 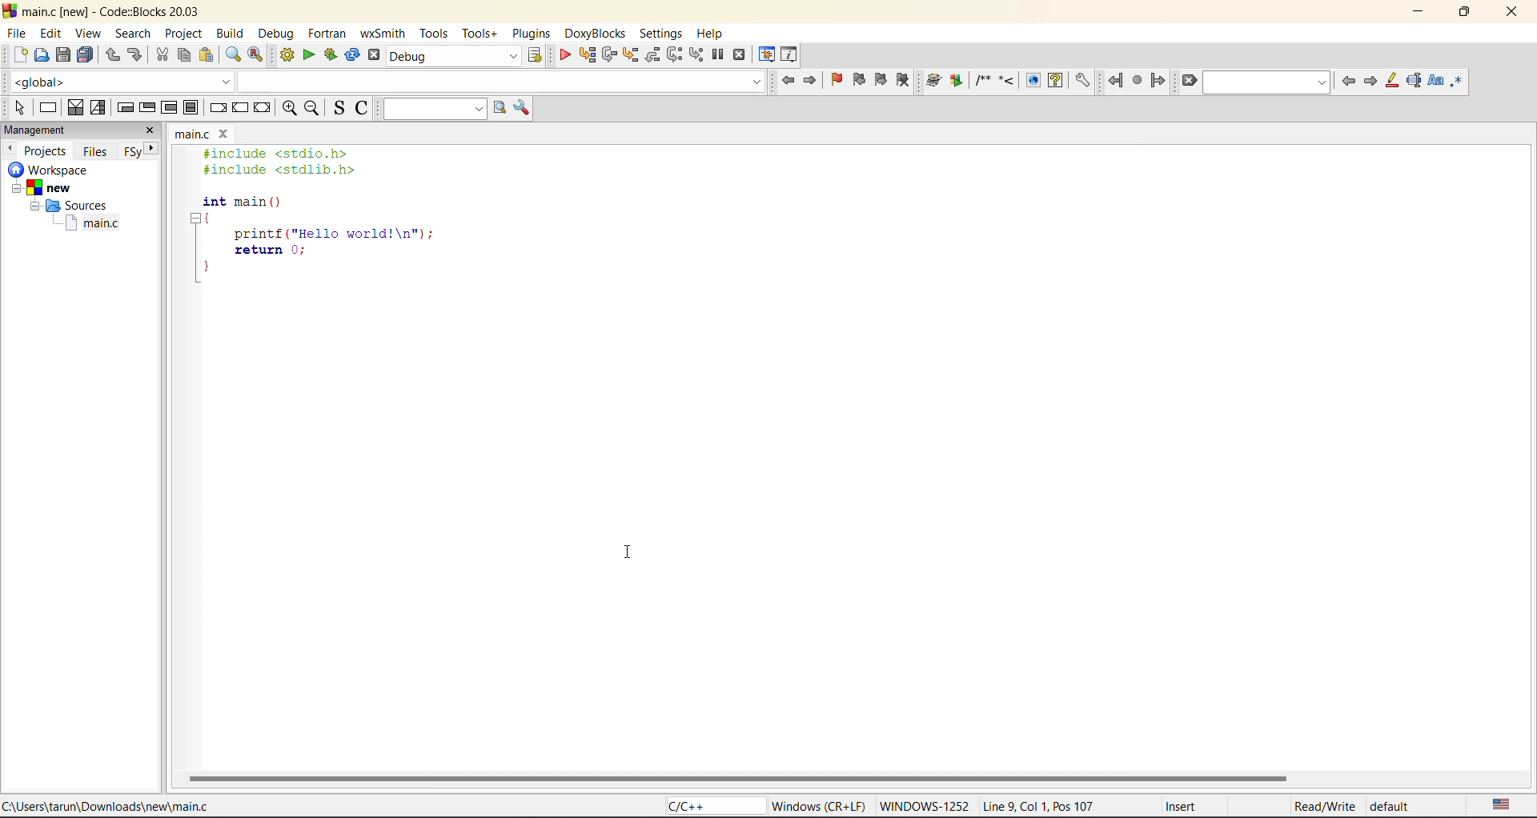 I want to click on build and run, so click(x=331, y=54).